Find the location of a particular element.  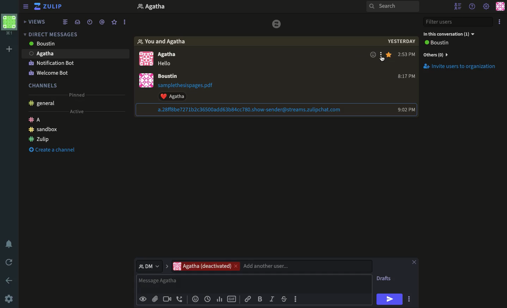

PDF attachment is located at coordinates (251, 110).